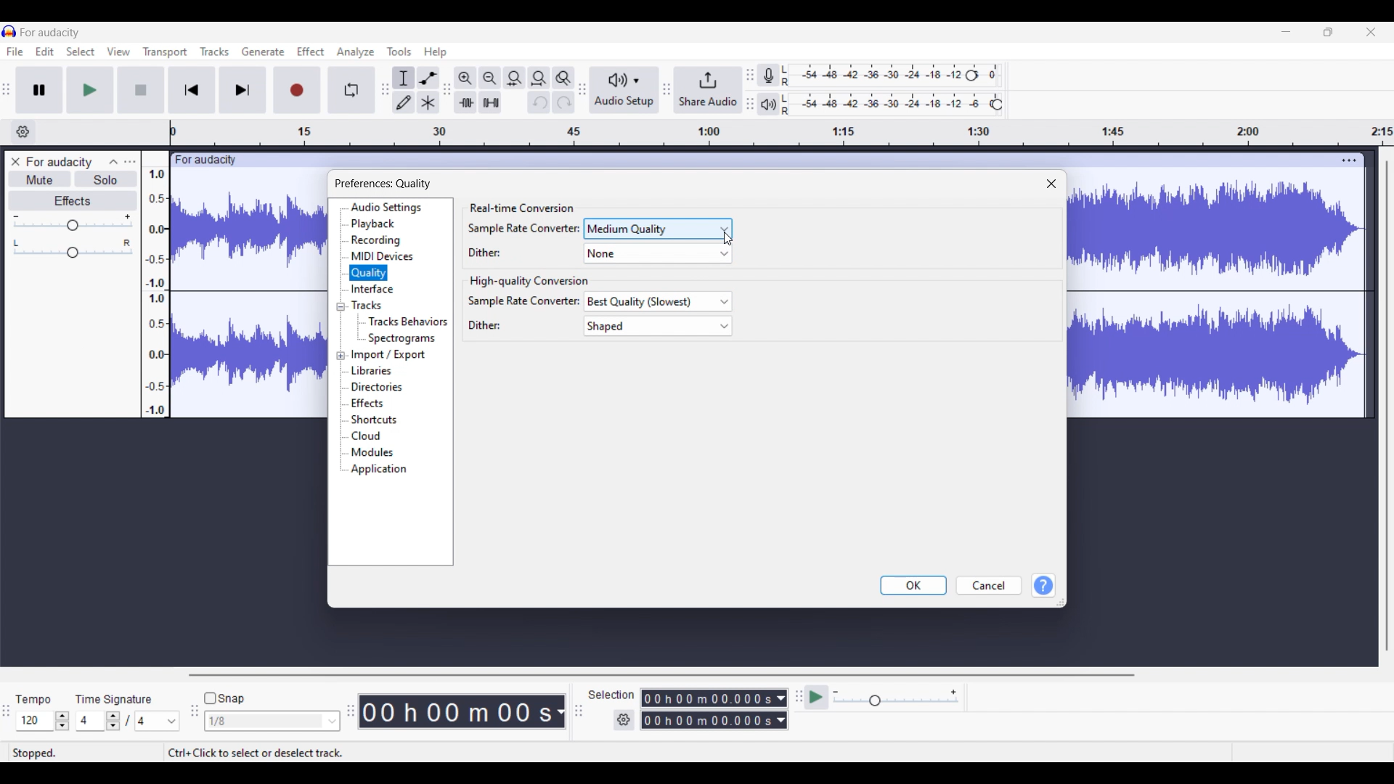 The width and height of the screenshot is (1394, 784). Describe the element at coordinates (15, 52) in the screenshot. I see `File menu` at that location.